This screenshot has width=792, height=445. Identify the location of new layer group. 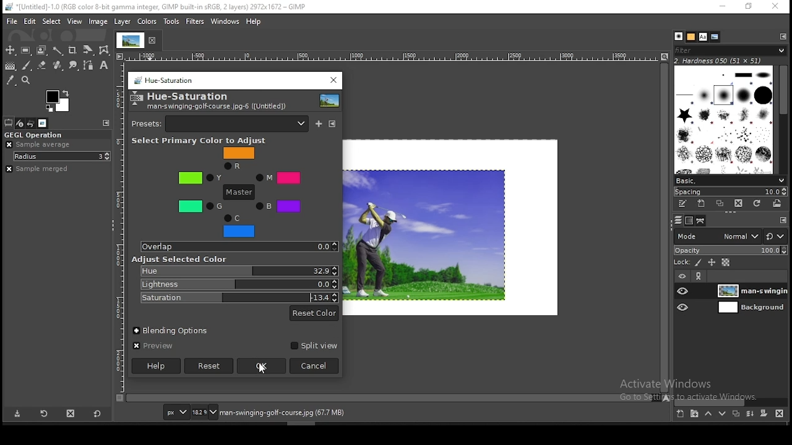
(695, 414).